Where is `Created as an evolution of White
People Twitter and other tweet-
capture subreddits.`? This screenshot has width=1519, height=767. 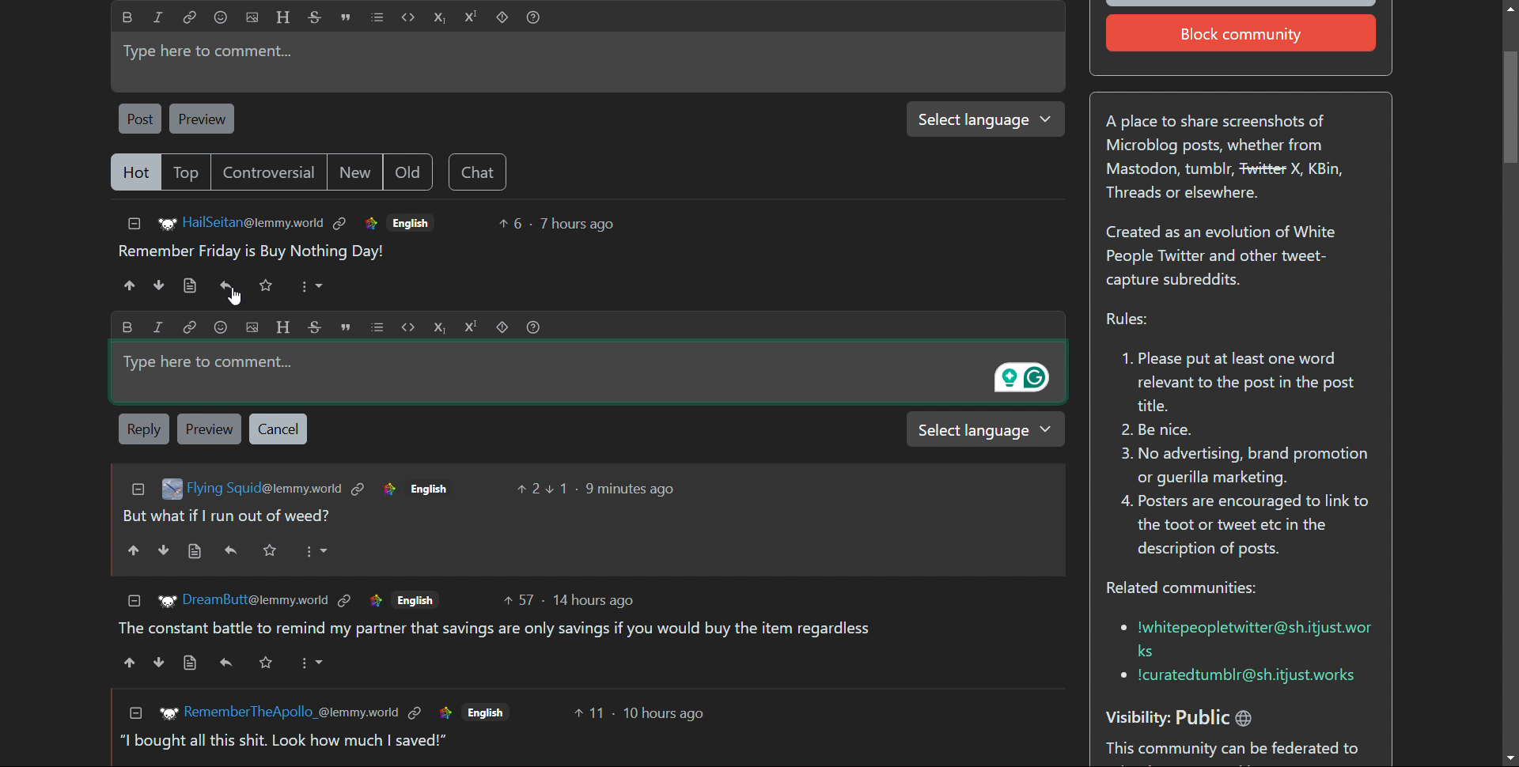
Created as an evolution of White
People Twitter and other tweet-
capture subreddits. is located at coordinates (1229, 257).